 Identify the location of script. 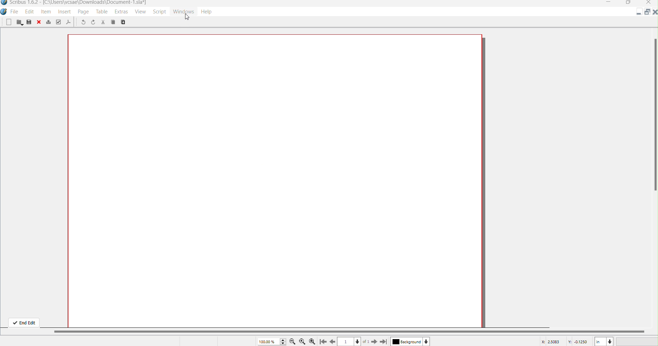
(159, 12).